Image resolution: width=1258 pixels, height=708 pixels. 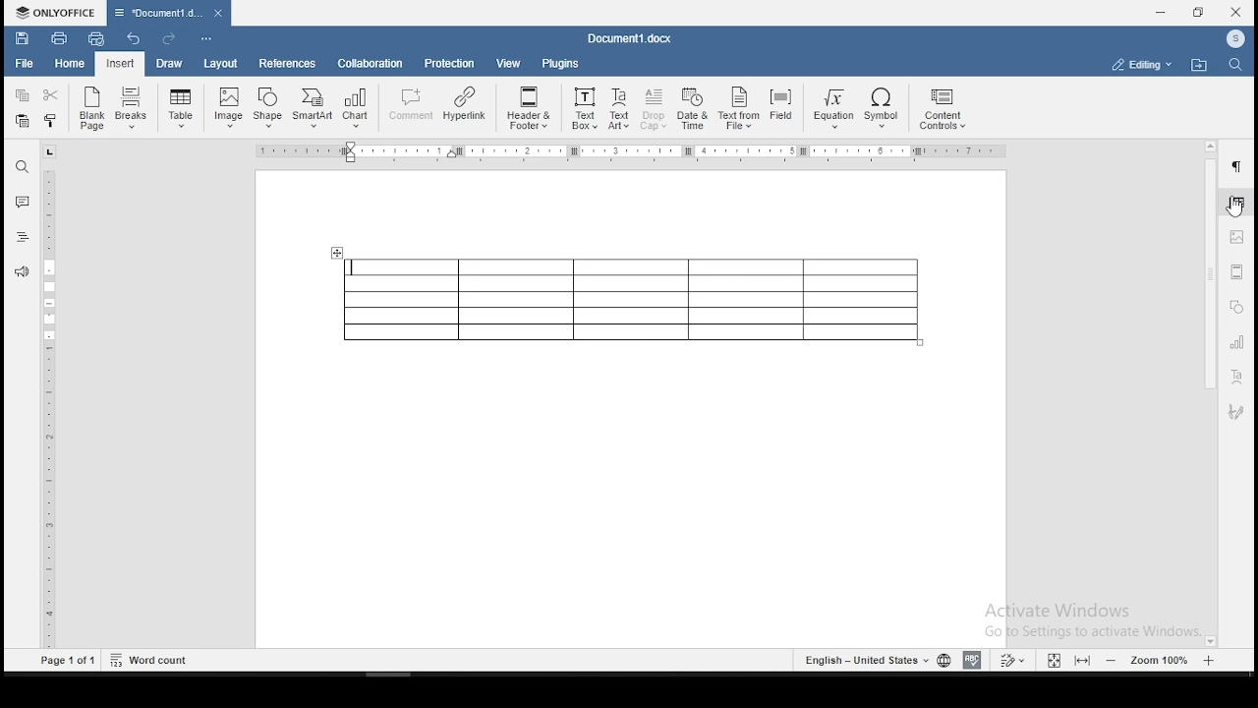 I want to click on charts settings, so click(x=1238, y=342).